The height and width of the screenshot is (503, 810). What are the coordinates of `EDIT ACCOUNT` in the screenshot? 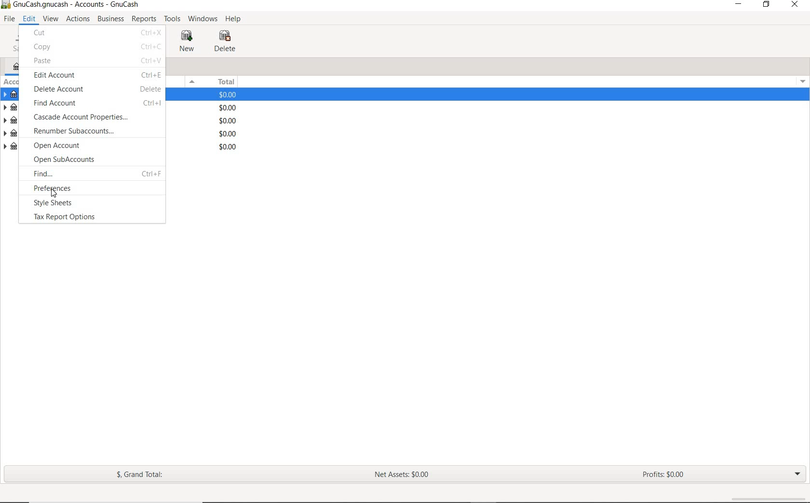 It's located at (95, 74).